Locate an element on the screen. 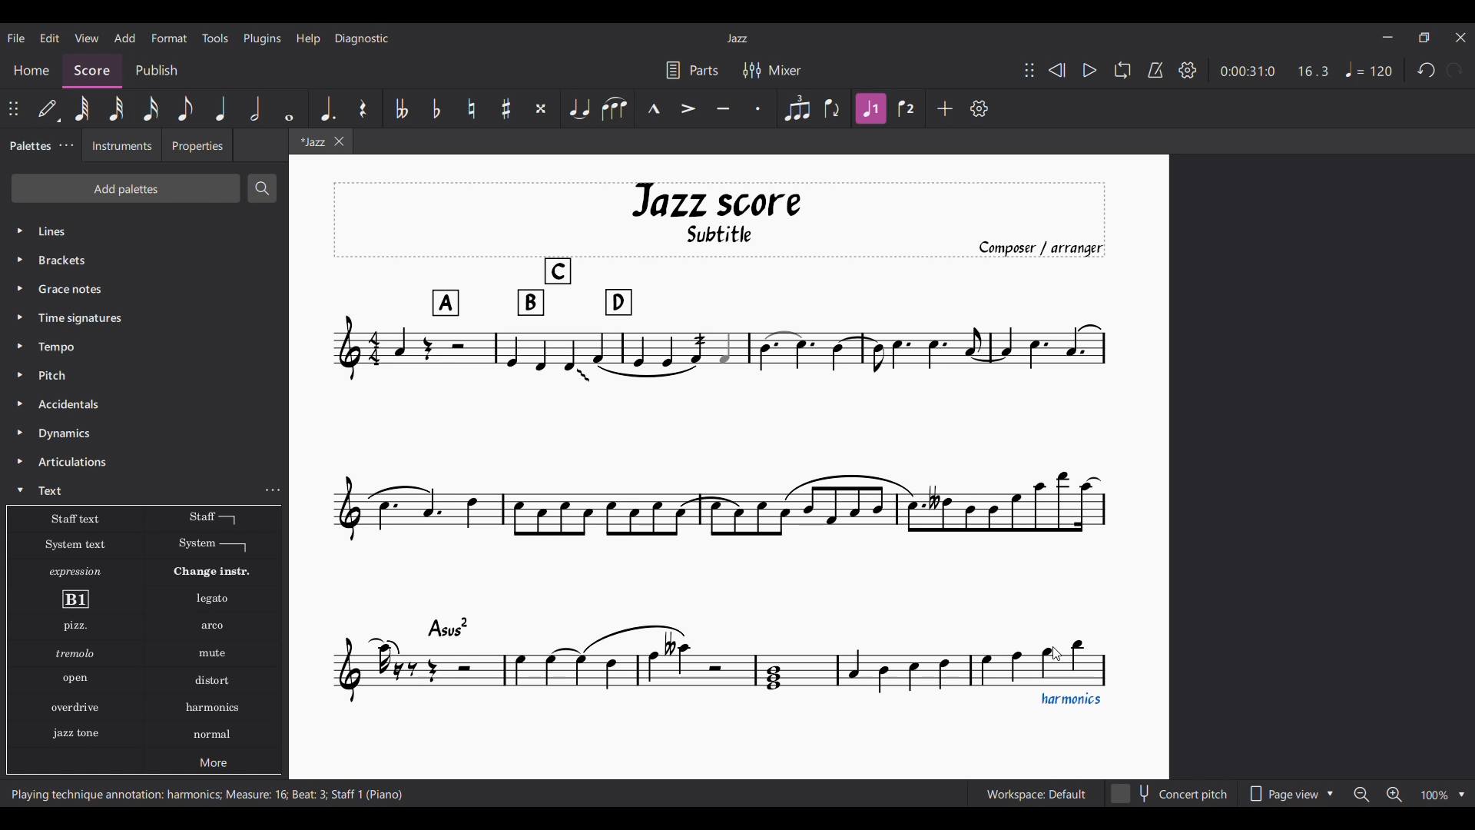  Close tab is located at coordinates (339, 141).